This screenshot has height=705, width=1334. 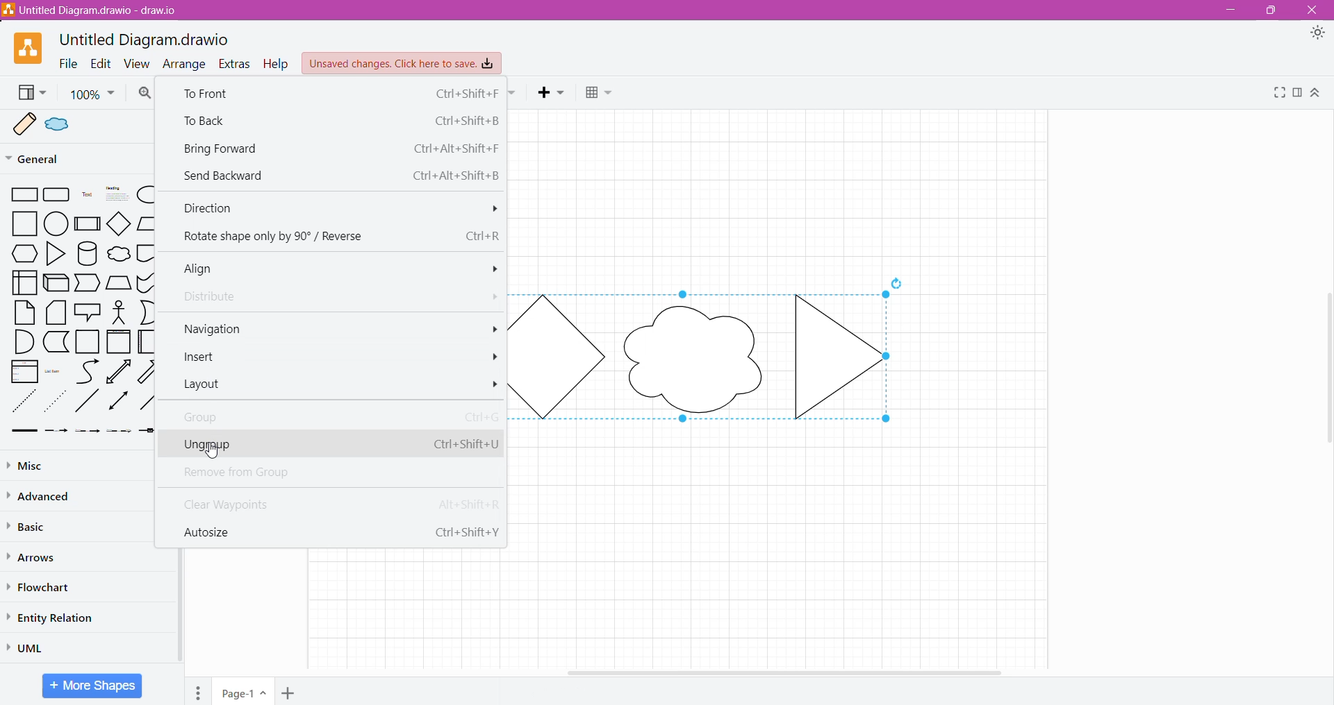 What do you see at coordinates (337, 532) in the screenshot?
I see `Autosize Ctrl+Shift+Y` at bounding box center [337, 532].